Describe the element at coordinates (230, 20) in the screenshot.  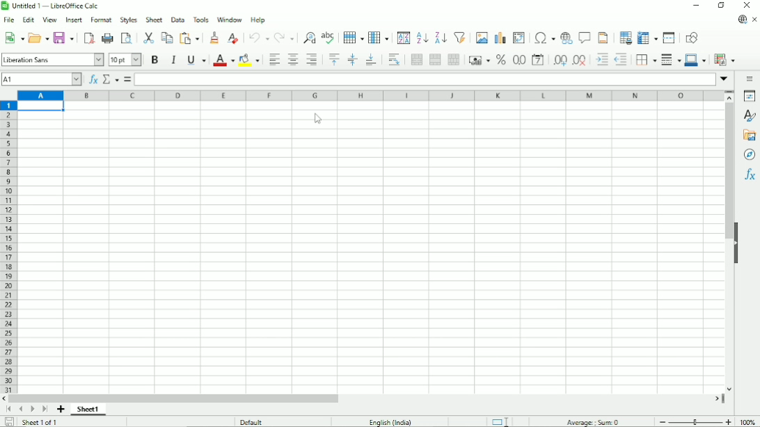
I see `Window` at that location.